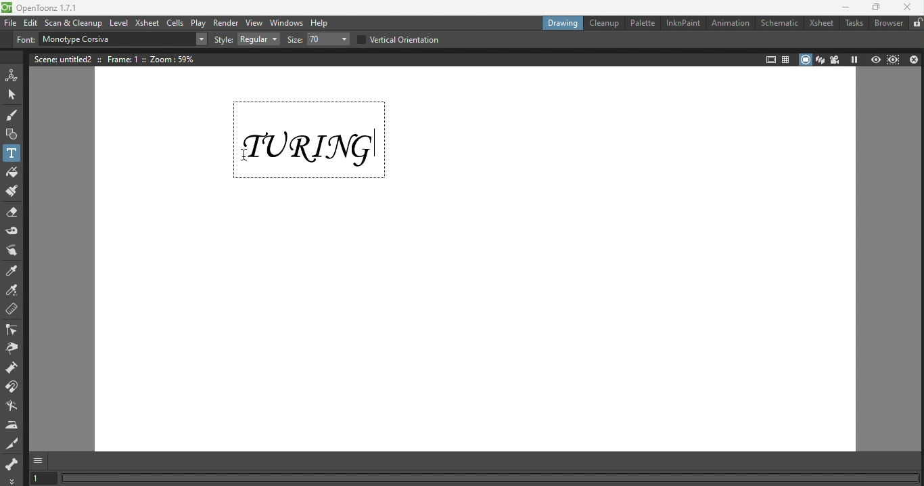  Describe the element at coordinates (13, 425) in the screenshot. I see `Iron tool` at that location.